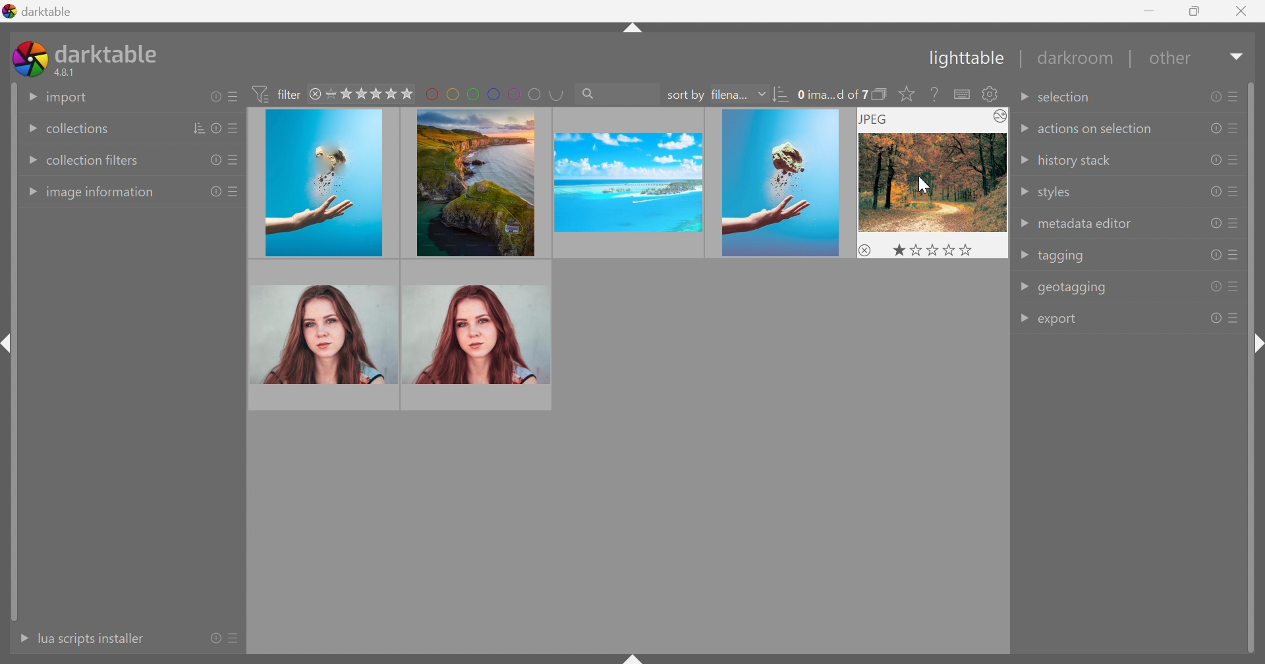 This screenshot has width=1265, height=664. What do you see at coordinates (1237, 128) in the screenshot?
I see `presets` at bounding box center [1237, 128].